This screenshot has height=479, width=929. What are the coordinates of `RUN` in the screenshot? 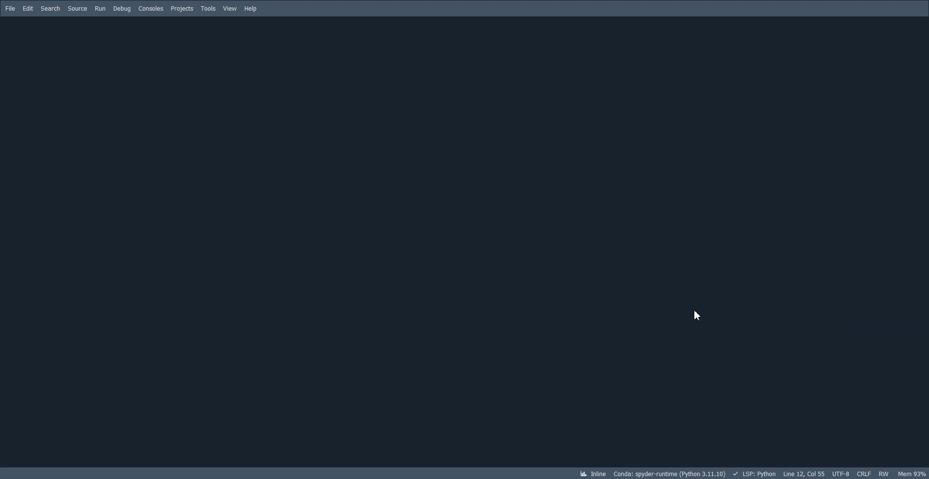 It's located at (100, 9).